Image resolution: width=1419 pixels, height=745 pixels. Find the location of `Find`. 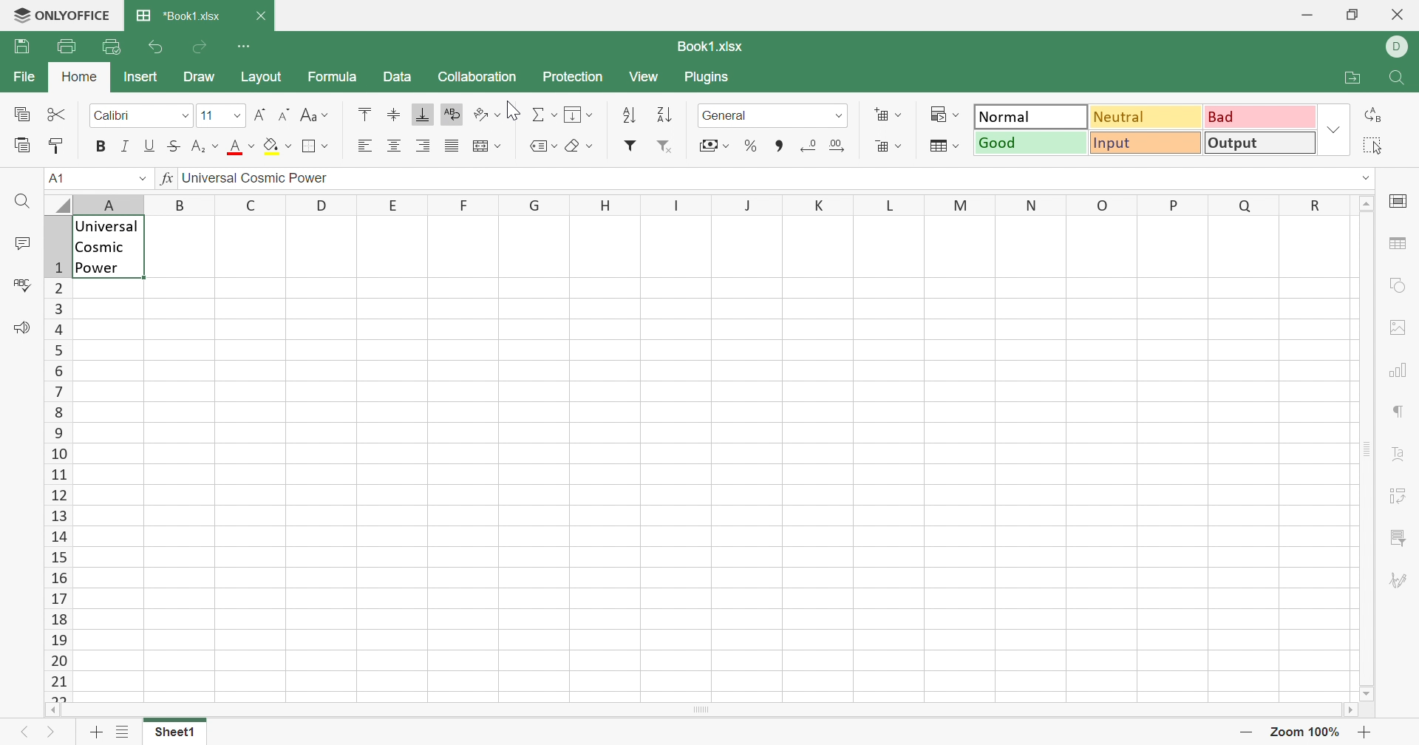

Find is located at coordinates (1402, 81).